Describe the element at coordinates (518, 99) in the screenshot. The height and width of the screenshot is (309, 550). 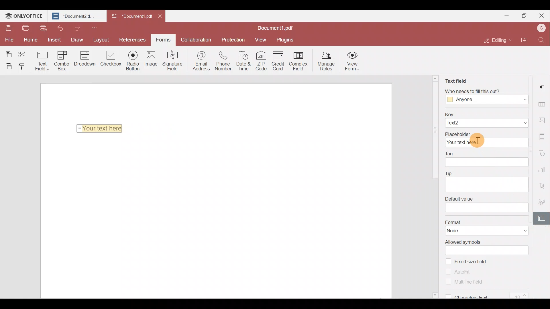
I see `Dropdown` at that location.